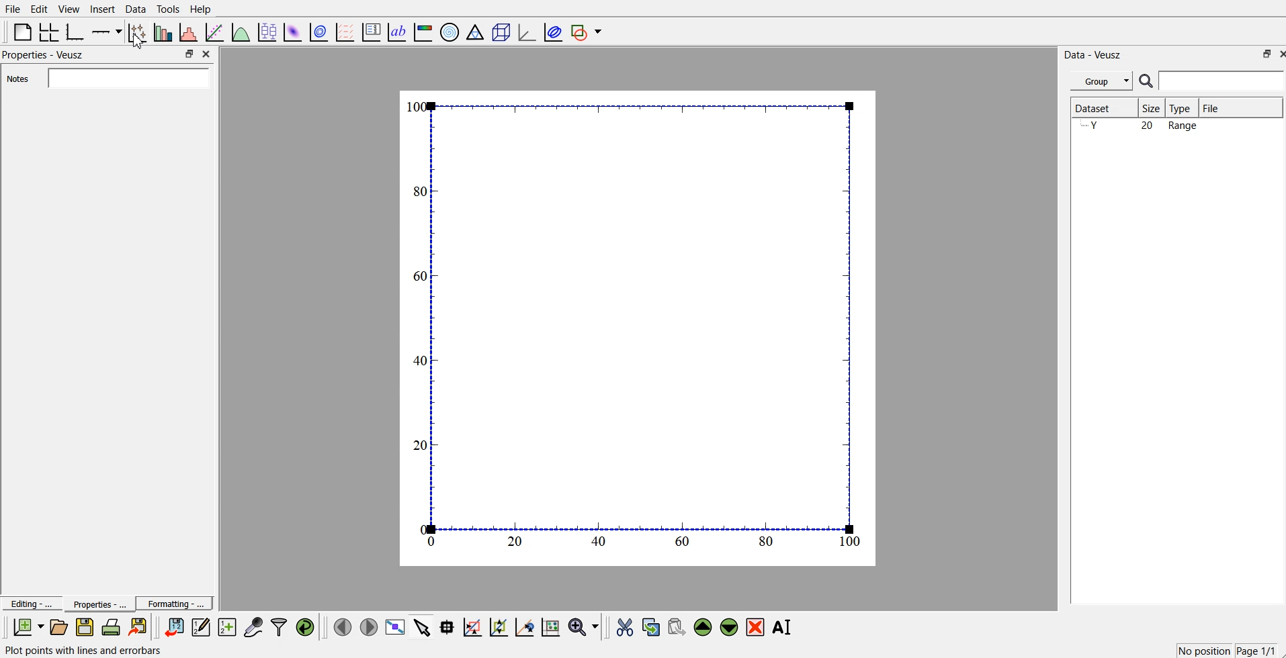 This screenshot has height=658, width=1286. Describe the element at coordinates (107, 31) in the screenshot. I see `add an axis to the plot` at that location.